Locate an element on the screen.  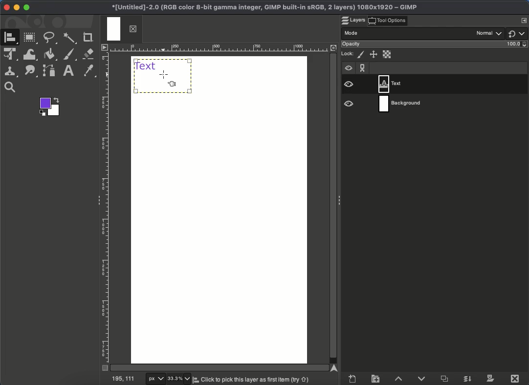
Menu is located at coordinates (524, 21).